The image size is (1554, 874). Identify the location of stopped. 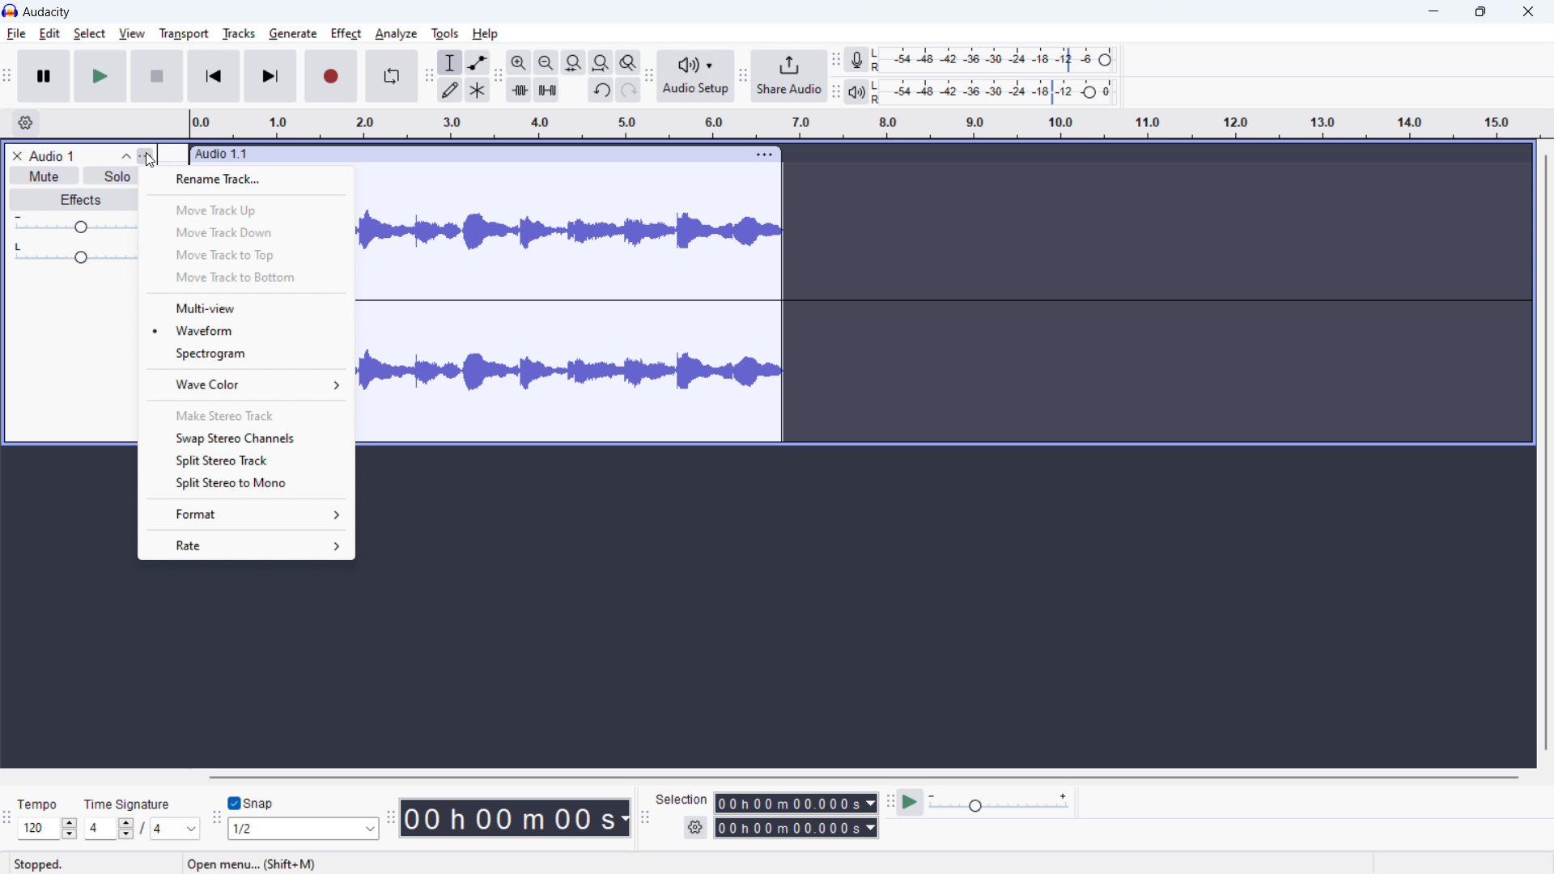
(45, 802).